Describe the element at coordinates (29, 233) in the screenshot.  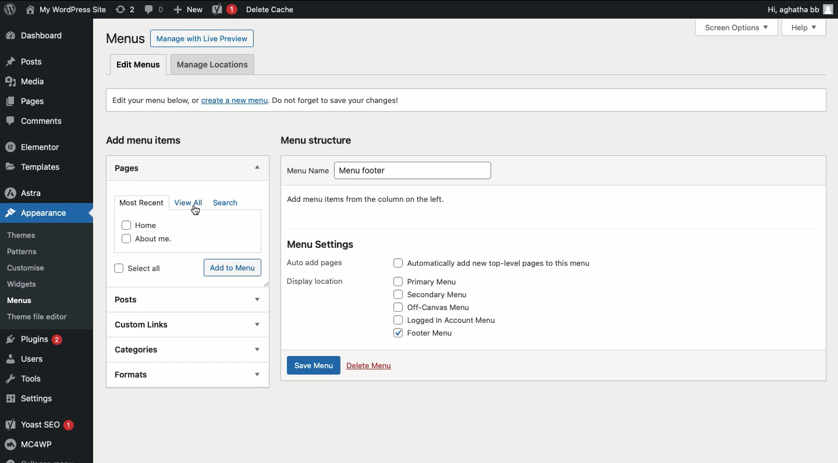
I see `Themes` at that location.